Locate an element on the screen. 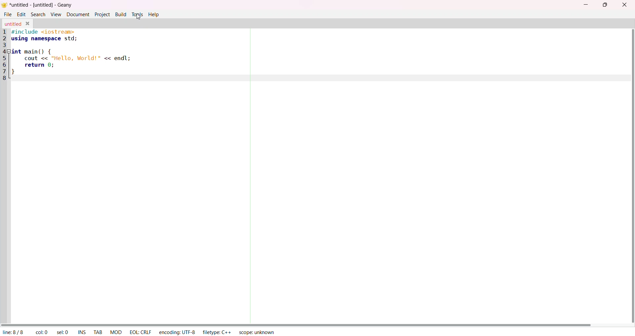  Help is located at coordinates (155, 15).